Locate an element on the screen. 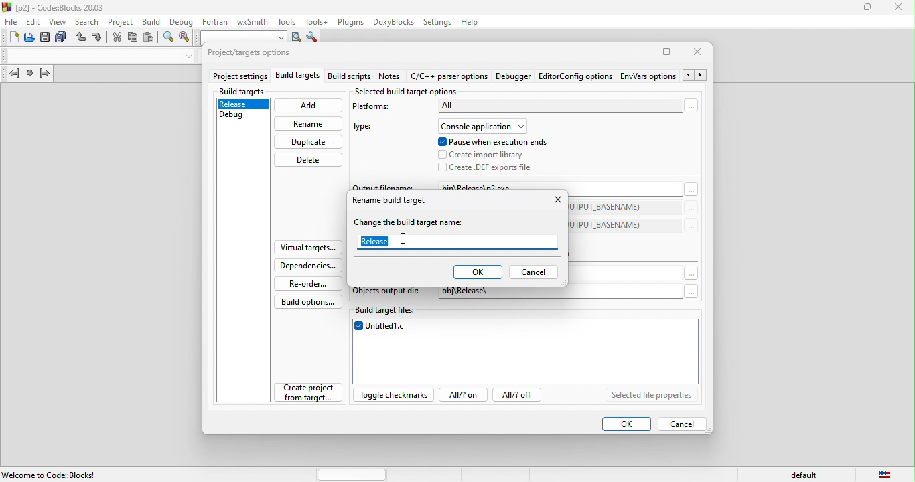 This screenshot has height=482, width=915. help is located at coordinates (474, 22).